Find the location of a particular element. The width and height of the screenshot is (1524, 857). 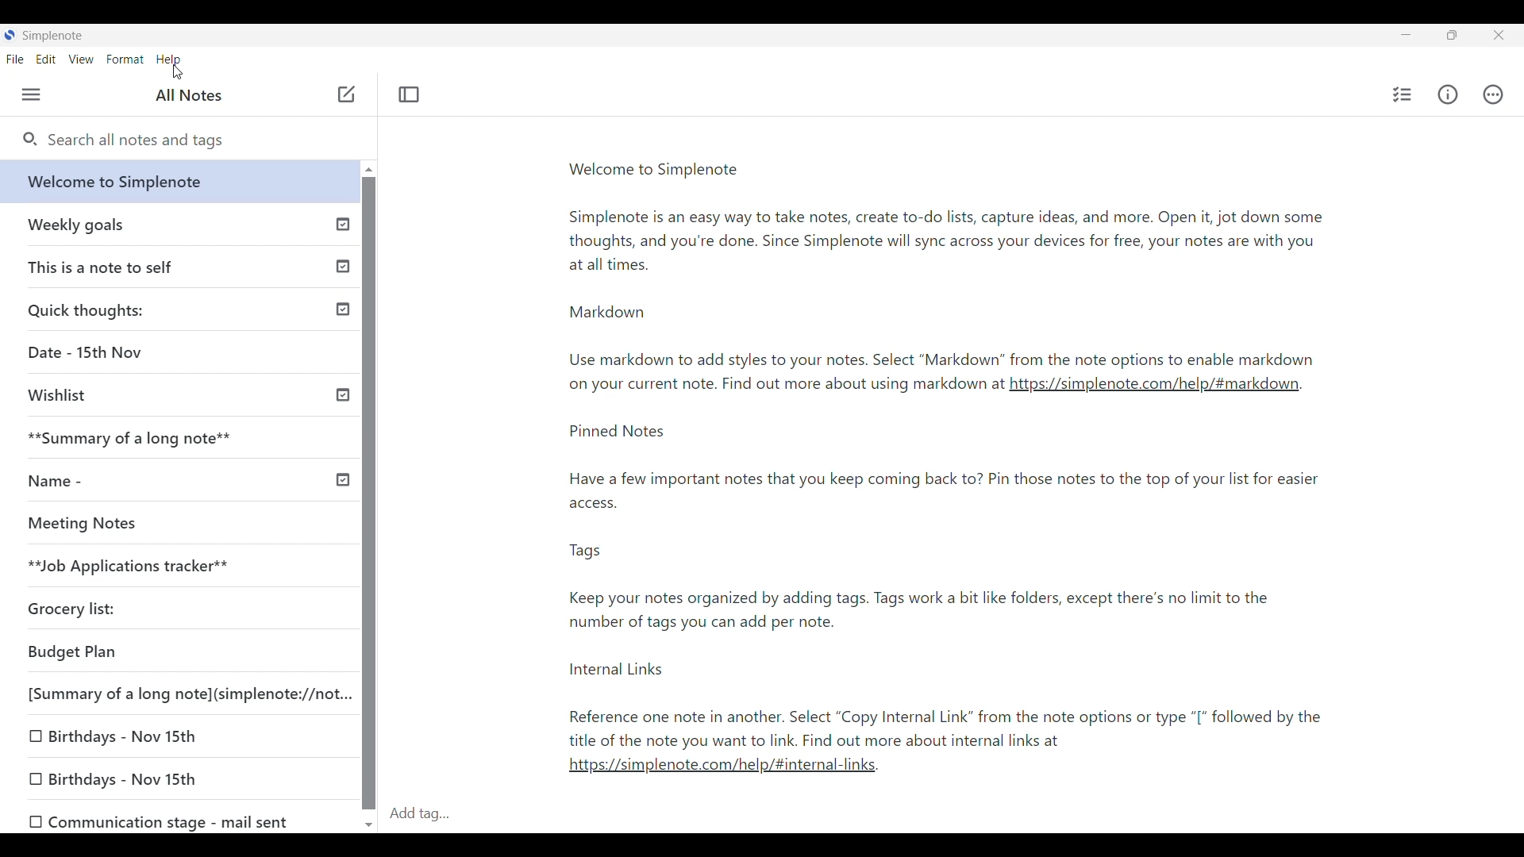

 is located at coordinates (344, 394).